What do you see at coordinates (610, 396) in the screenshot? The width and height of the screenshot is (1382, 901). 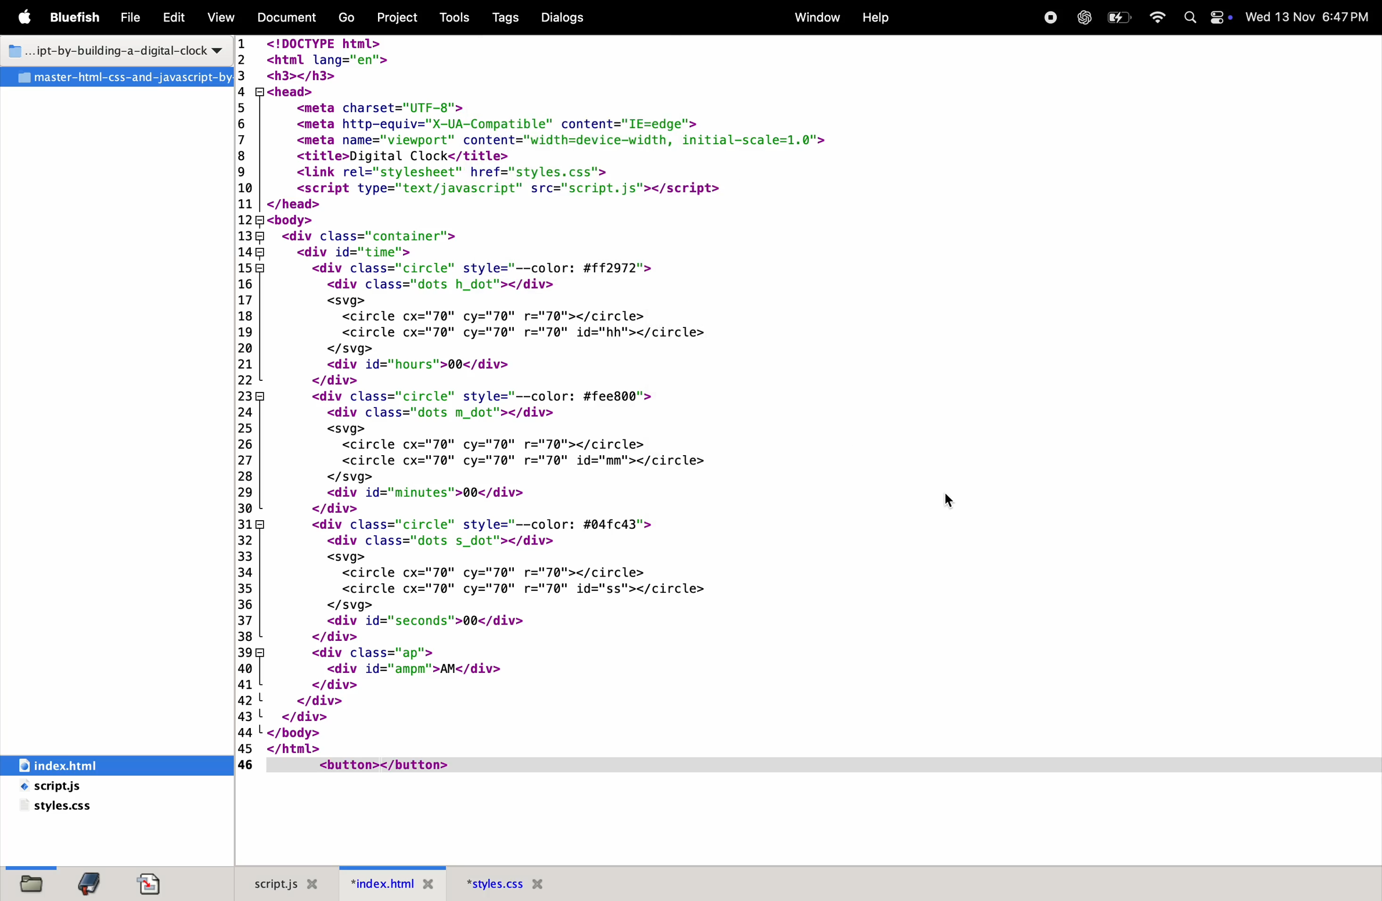 I see `code block` at bounding box center [610, 396].